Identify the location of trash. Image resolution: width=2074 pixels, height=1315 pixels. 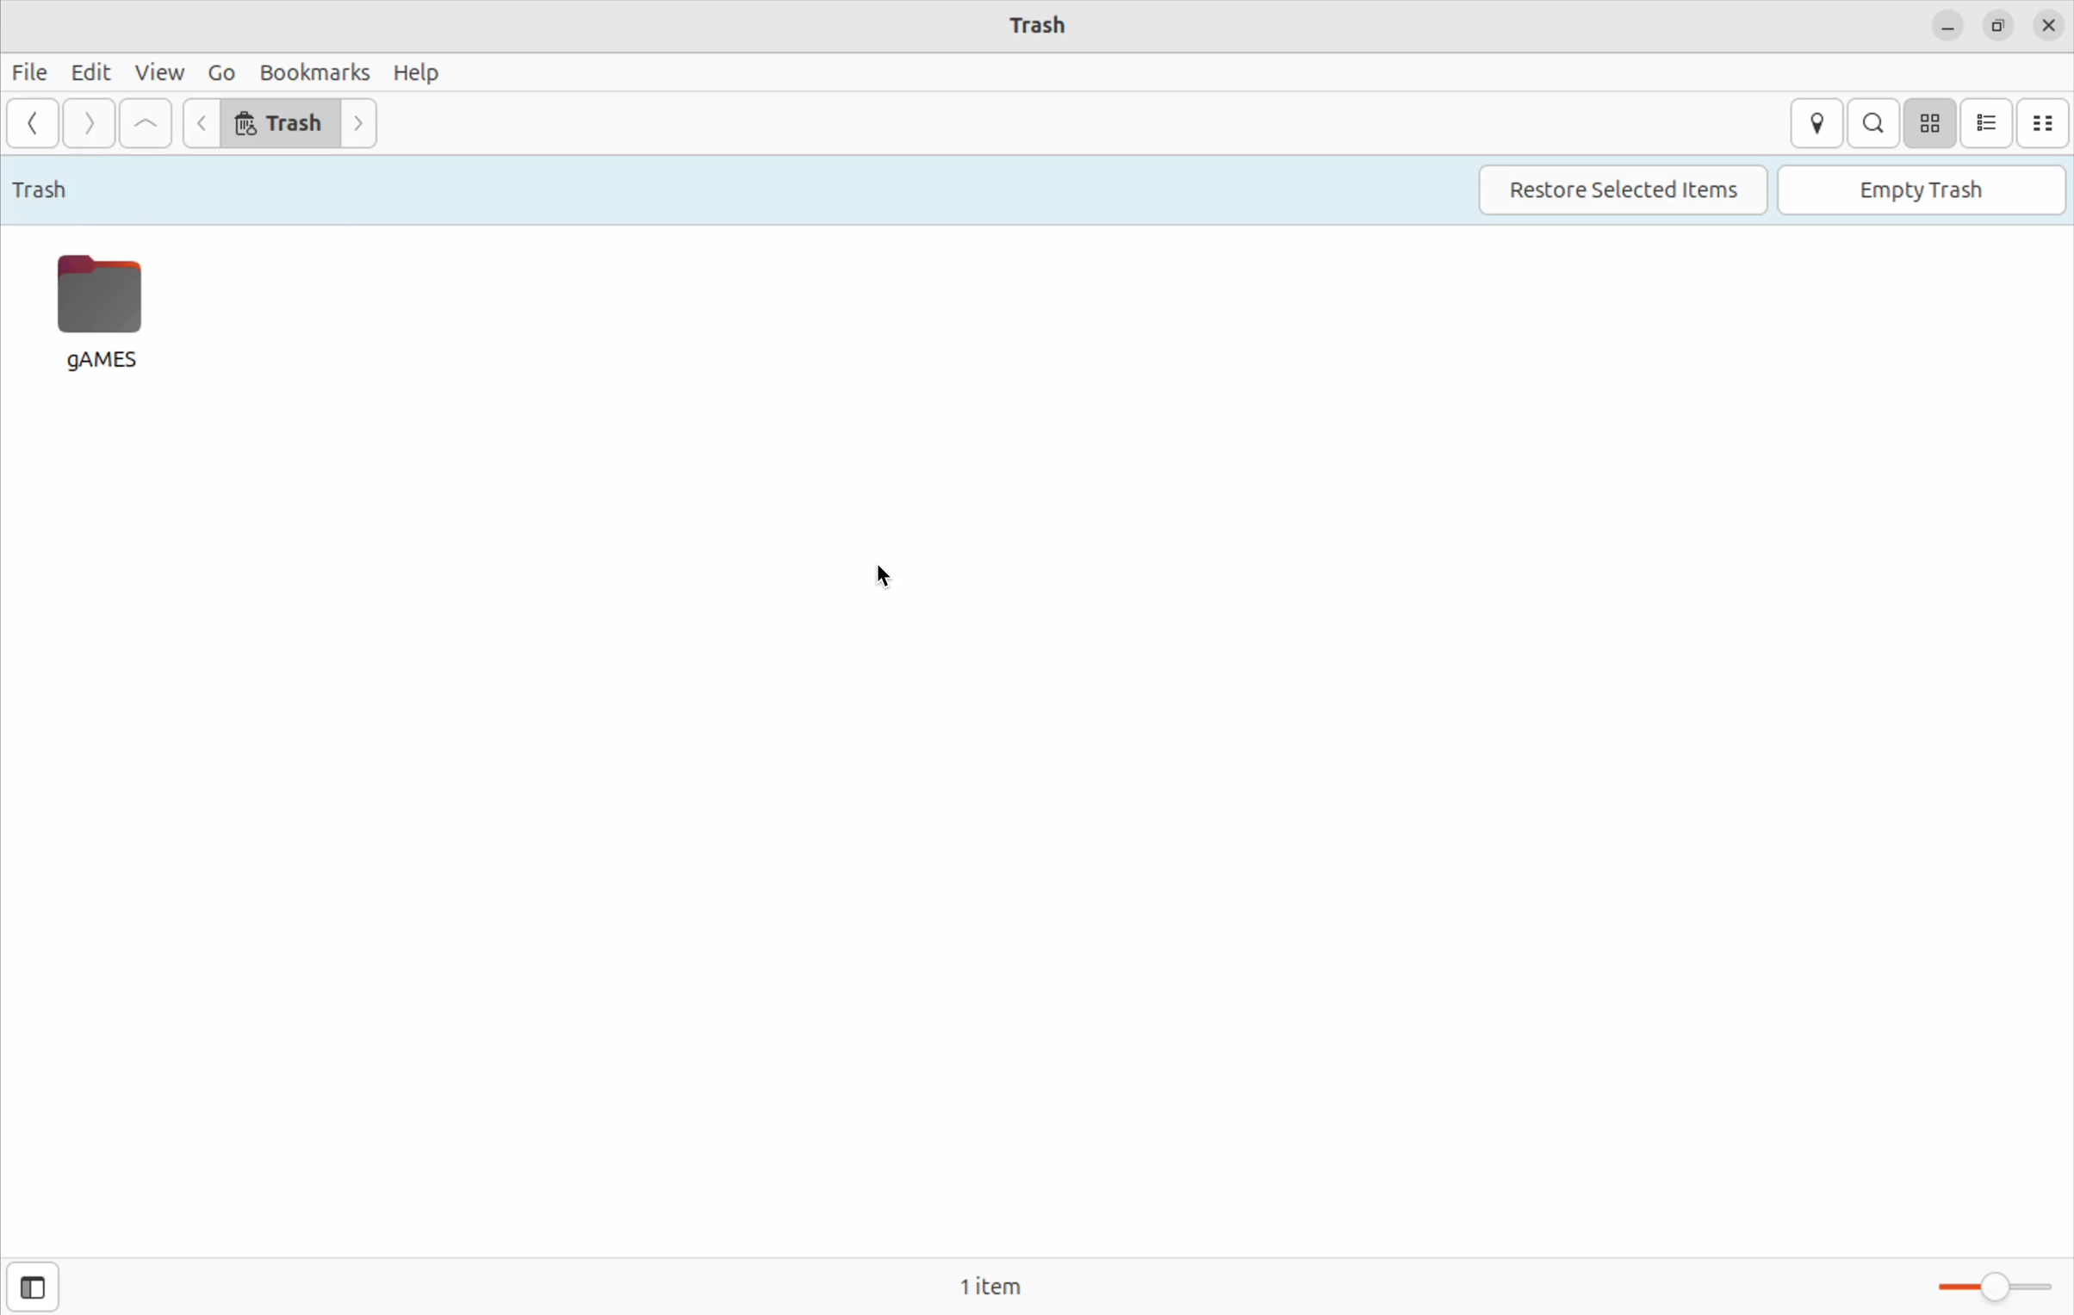
(55, 189).